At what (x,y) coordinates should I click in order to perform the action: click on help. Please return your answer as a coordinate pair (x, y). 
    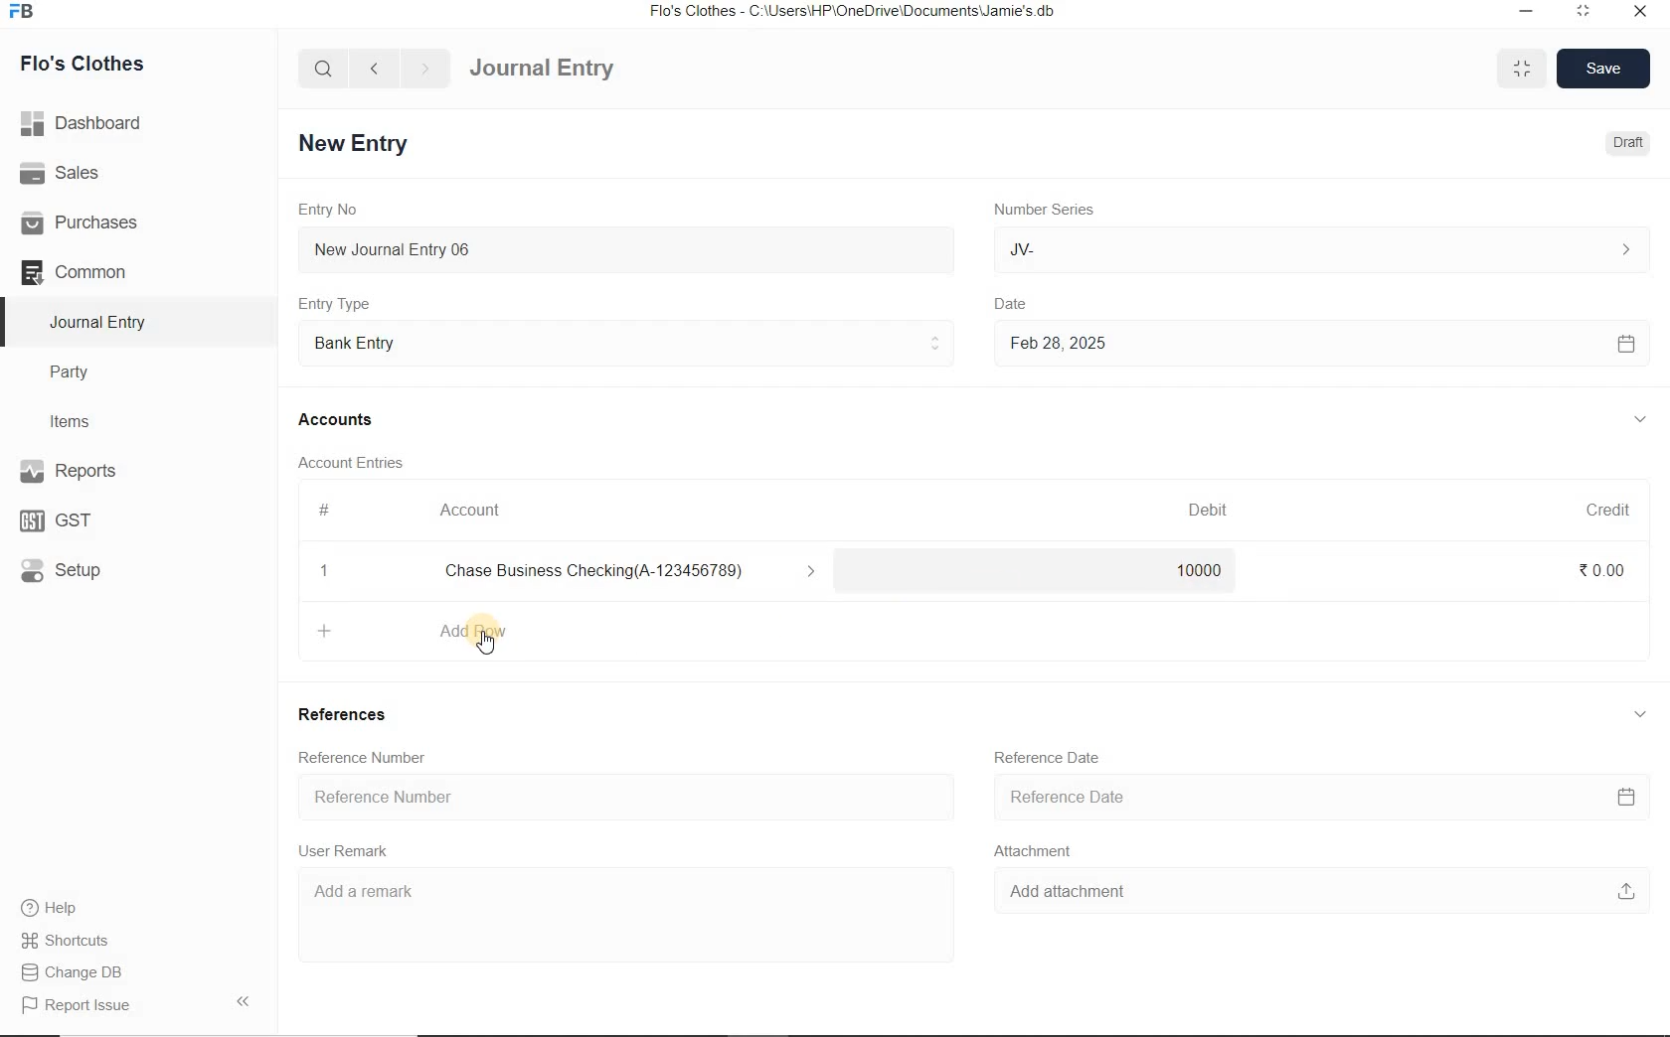
    Looking at the image, I should click on (50, 908).